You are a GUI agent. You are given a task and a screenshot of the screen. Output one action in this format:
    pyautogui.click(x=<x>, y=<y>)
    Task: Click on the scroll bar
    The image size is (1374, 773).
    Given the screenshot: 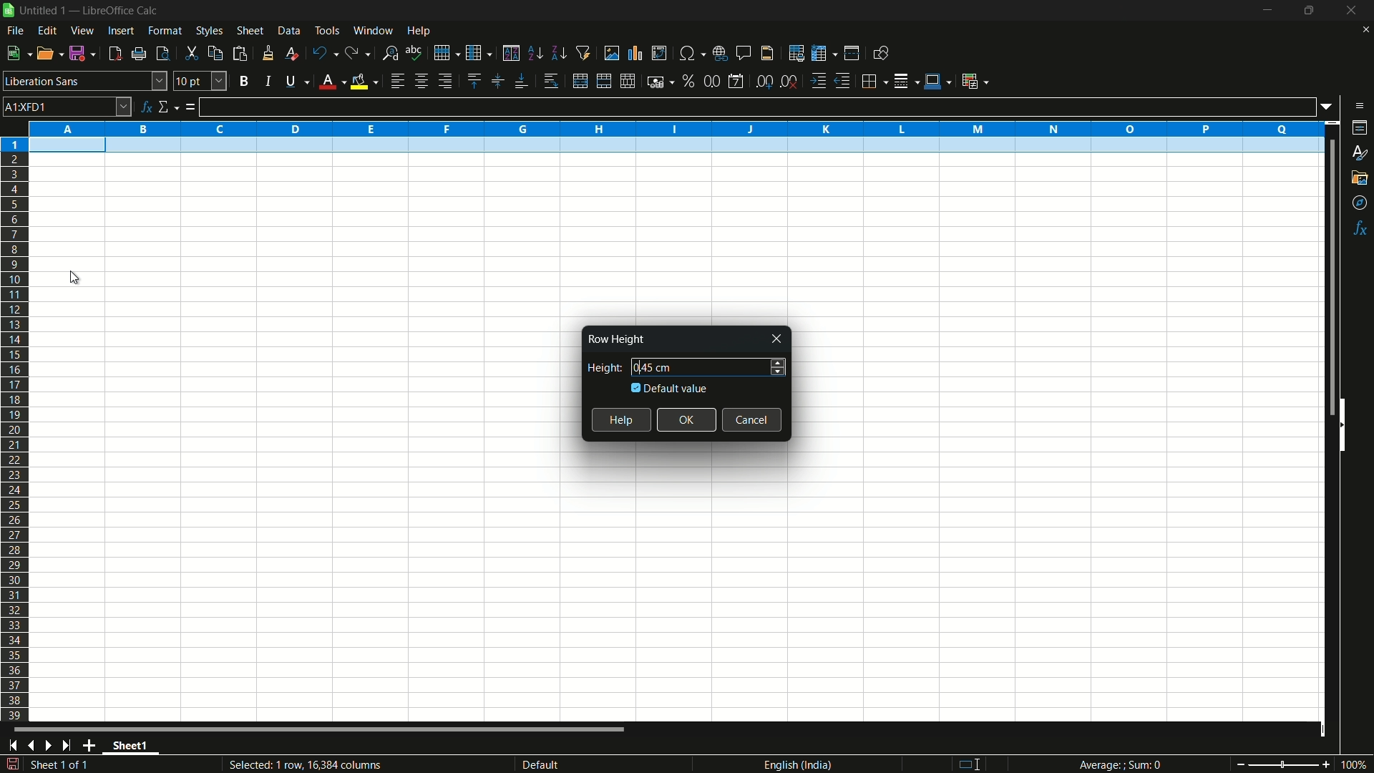 What is the action you would take?
    pyautogui.click(x=321, y=731)
    